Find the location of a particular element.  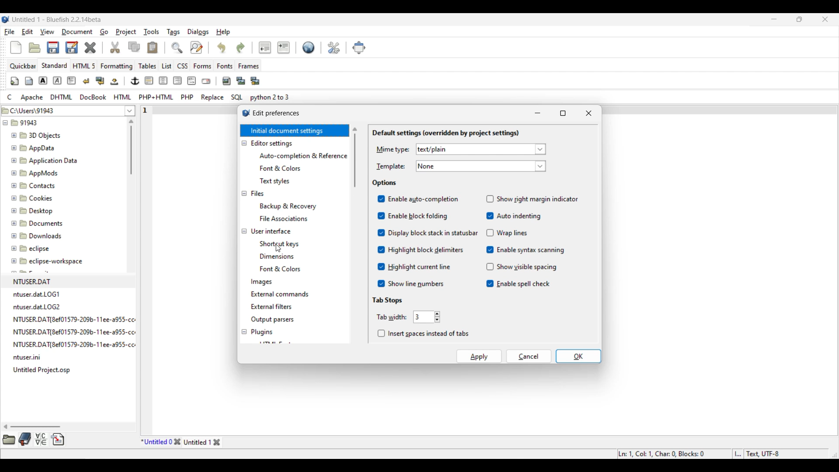

Vertical slide bar is located at coordinates (355, 157).